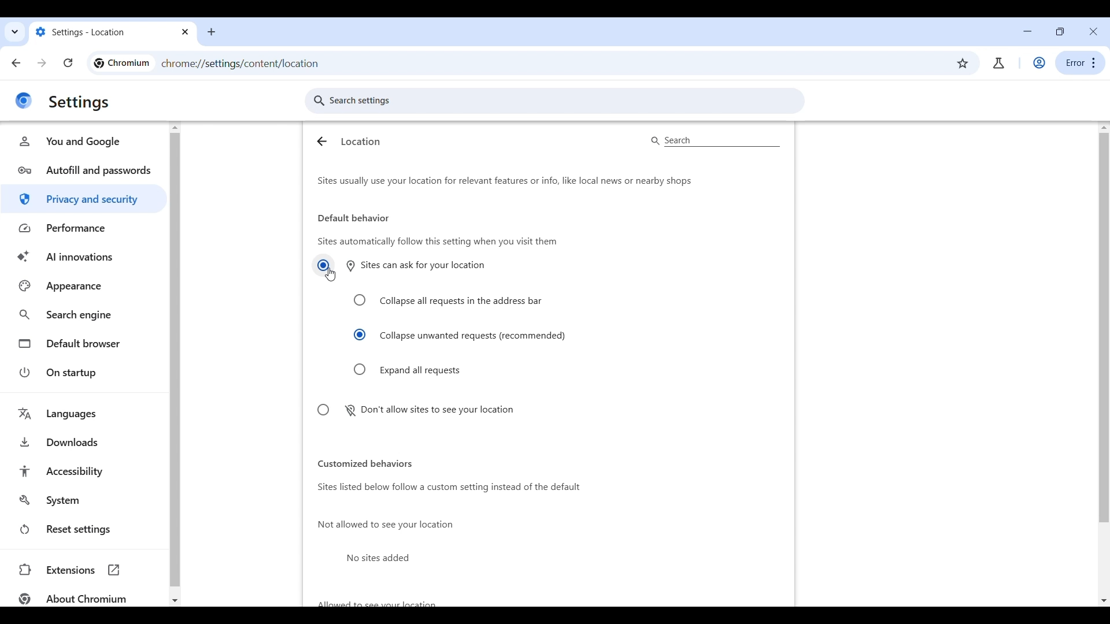  Describe the element at coordinates (16, 32) in the screenshot. I see `Quick search through tabs` at that location.